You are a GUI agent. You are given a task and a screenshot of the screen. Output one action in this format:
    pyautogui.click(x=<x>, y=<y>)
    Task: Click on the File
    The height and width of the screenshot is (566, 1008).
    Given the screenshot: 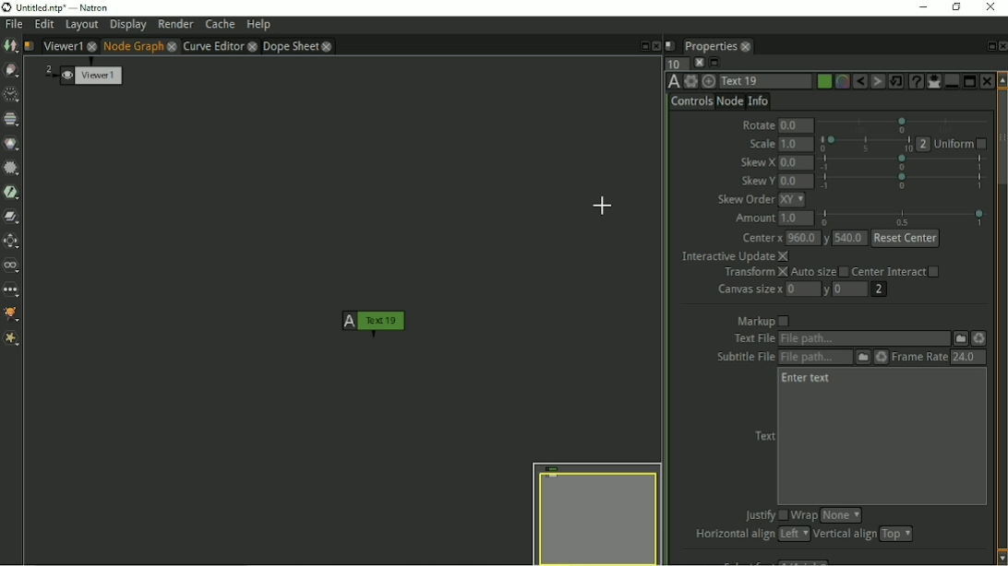 What is the action you would take?
    pyautogui.click(x=960, y=338)
    